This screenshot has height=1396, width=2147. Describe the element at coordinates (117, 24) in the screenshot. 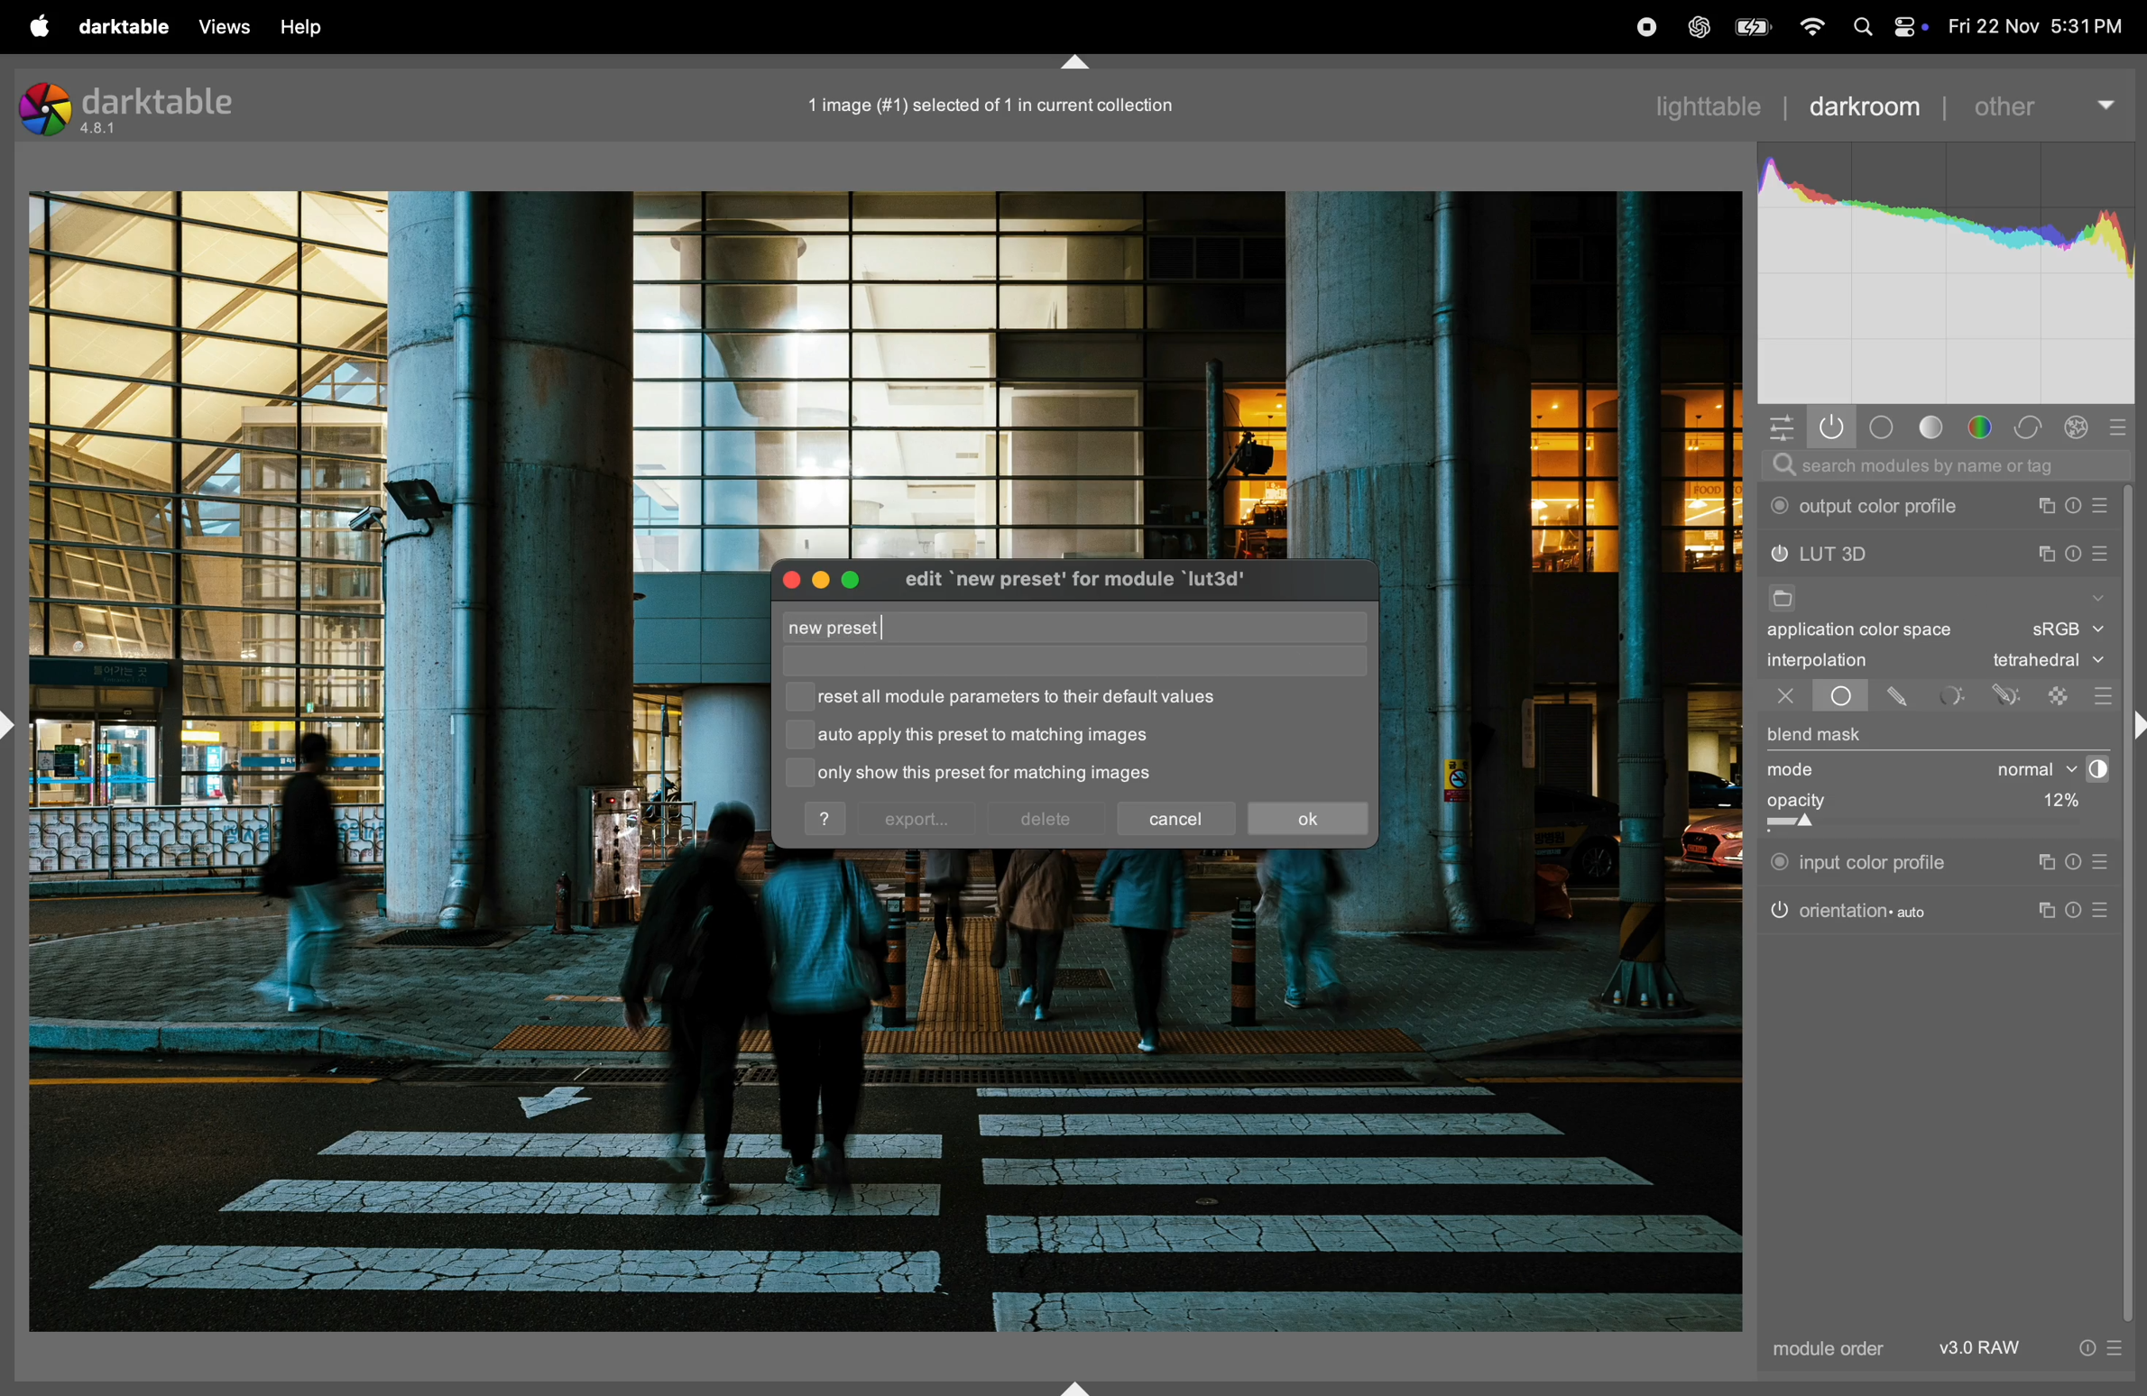

I see `darktable` at that location.